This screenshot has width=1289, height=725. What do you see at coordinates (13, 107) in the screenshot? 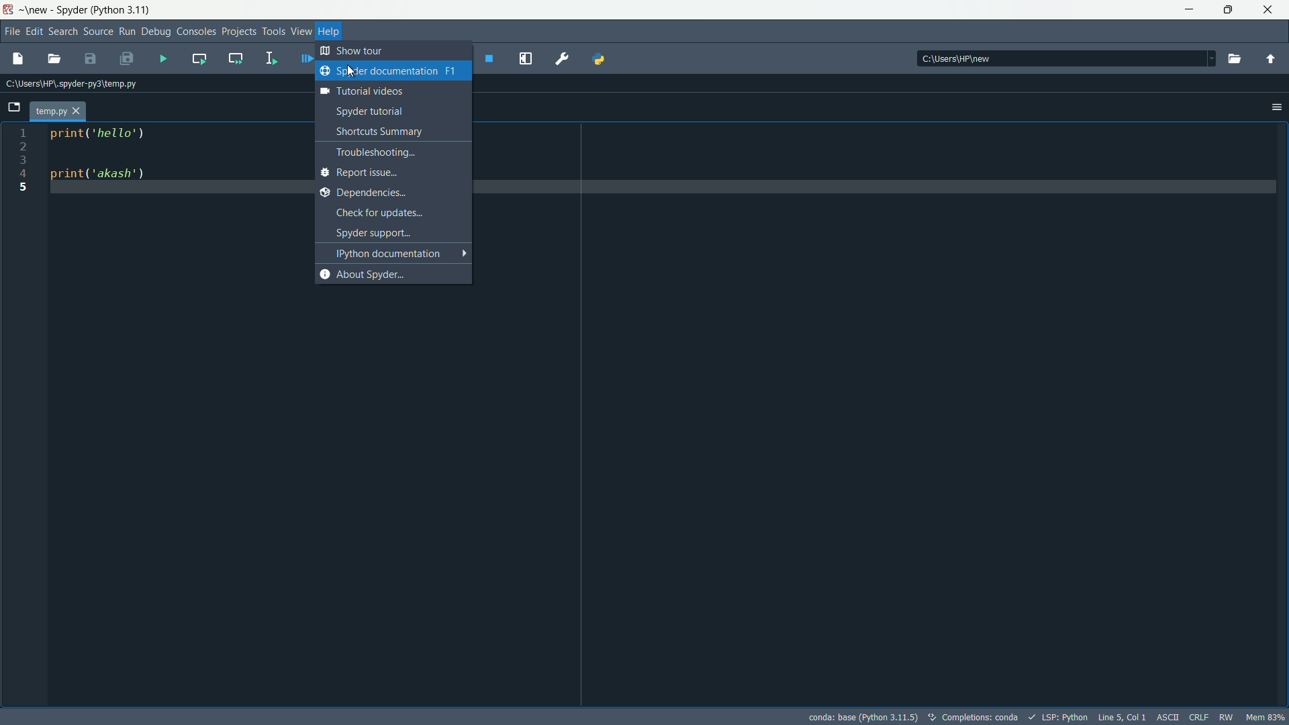
I see `browse tabs` at bounding box center [13, 107].